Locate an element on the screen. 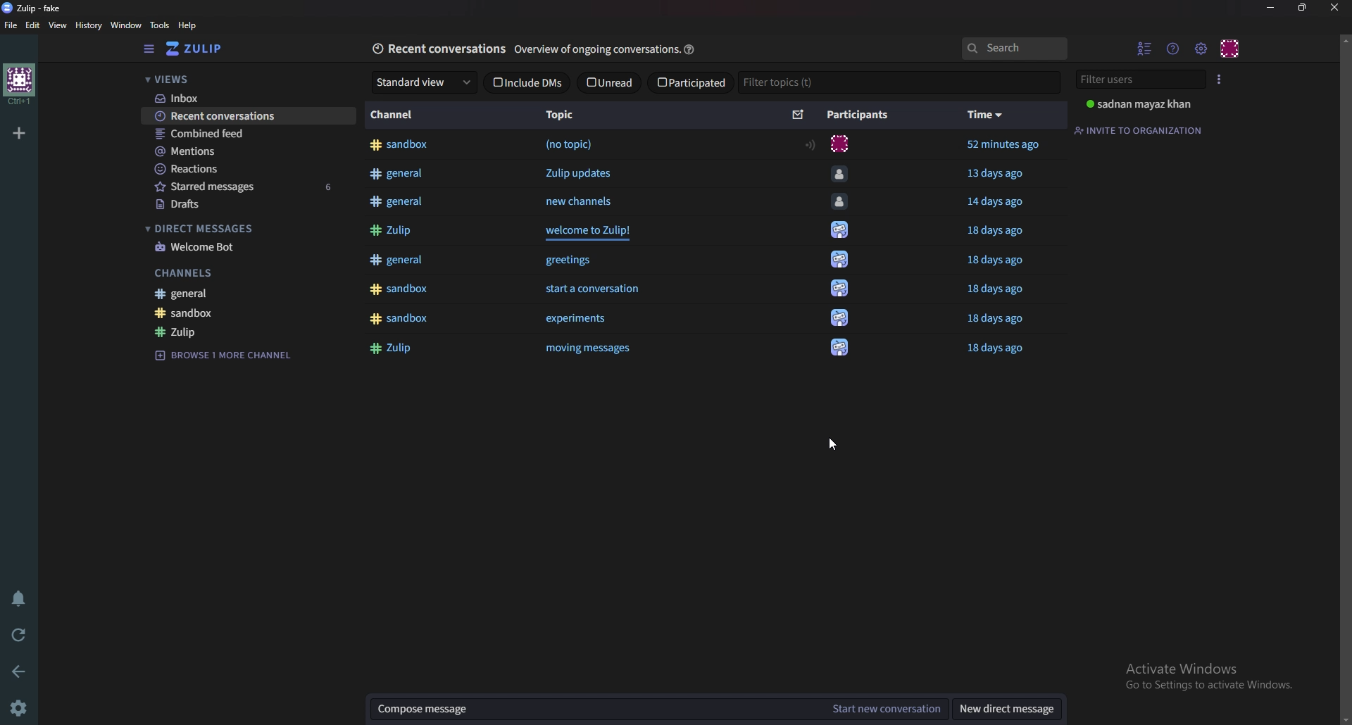 The height and width of the screenshot is (725, 1352). Participated is located at coordinates (689, 82).